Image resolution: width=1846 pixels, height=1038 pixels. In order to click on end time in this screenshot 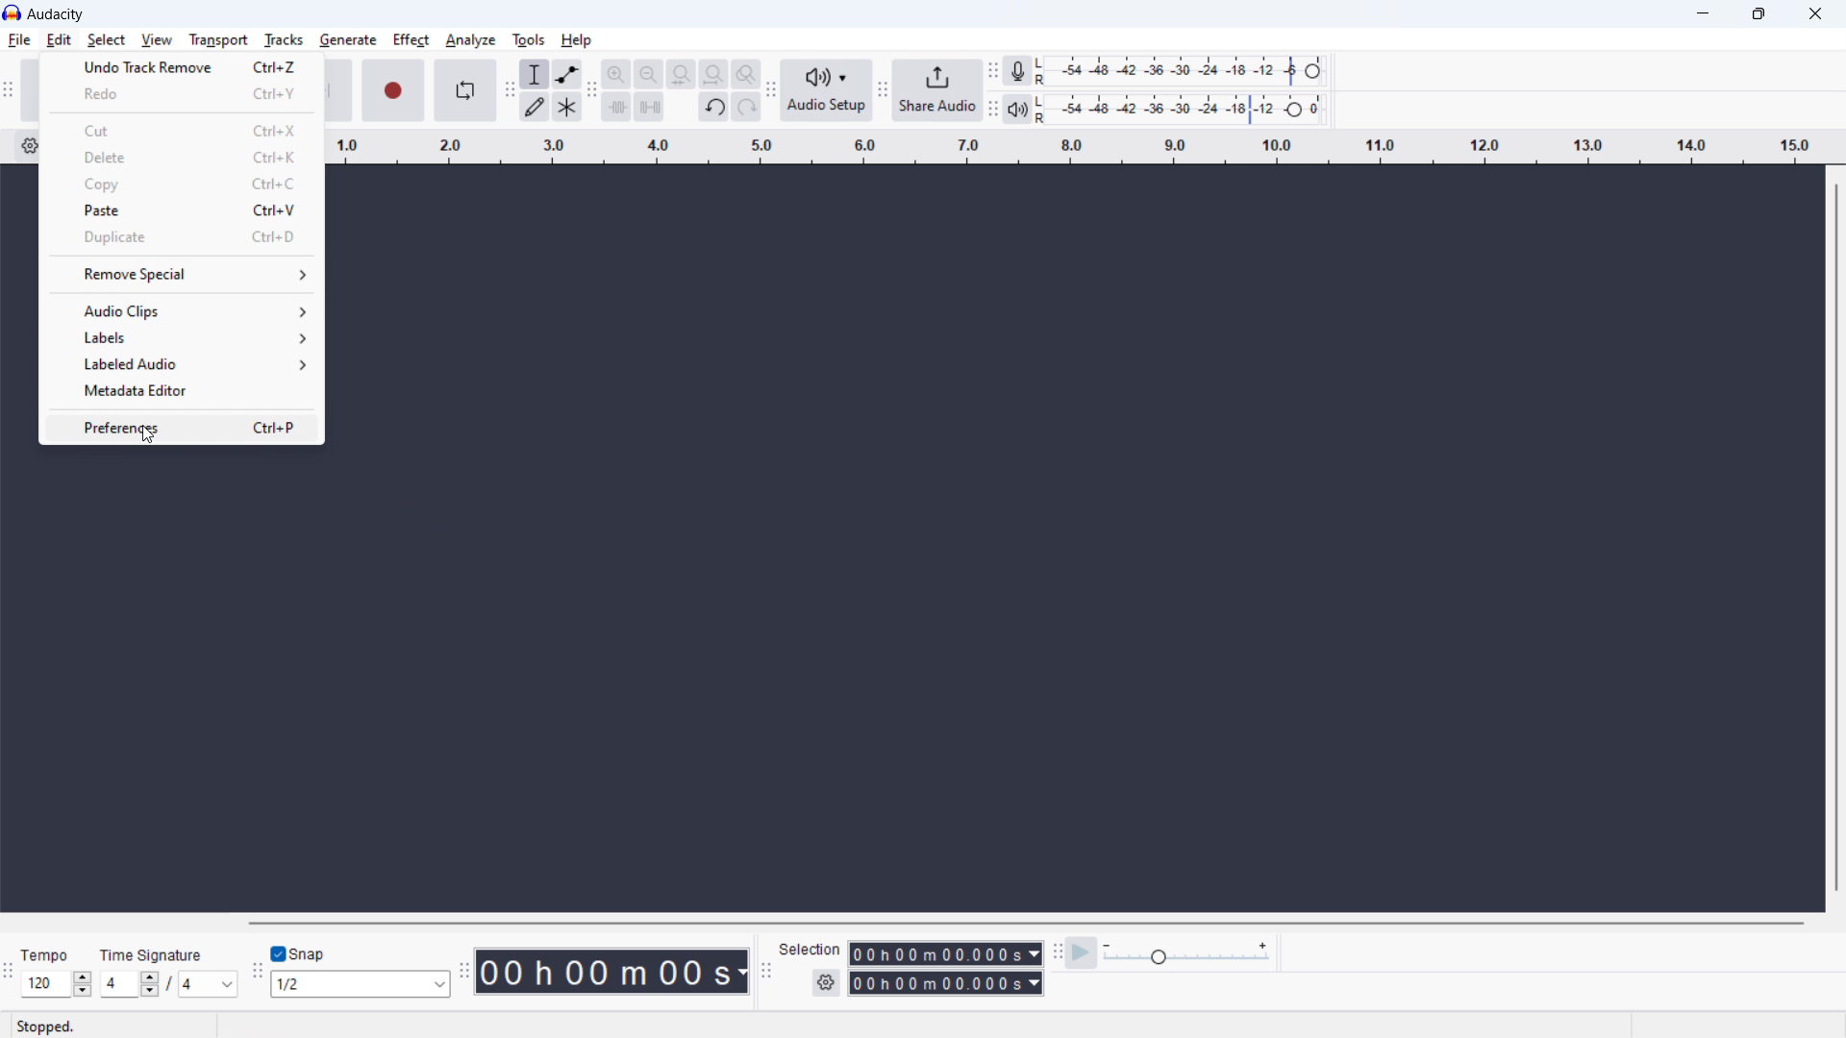, I will do `click(945, 984)`.